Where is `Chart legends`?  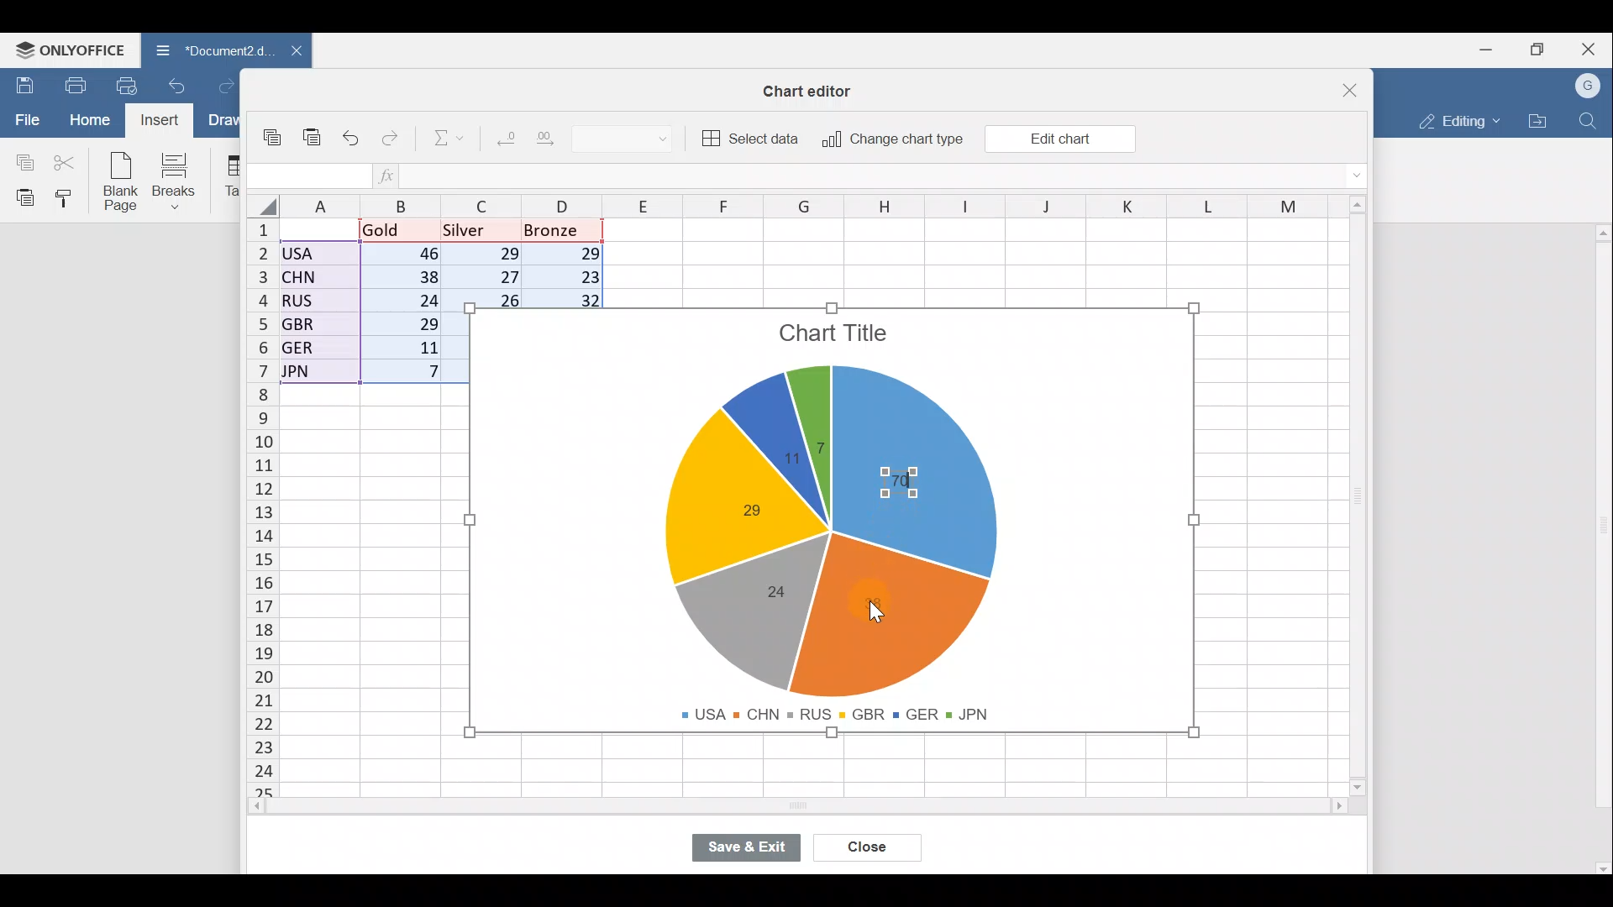 Chart legends is located at coordinates (843, 710).